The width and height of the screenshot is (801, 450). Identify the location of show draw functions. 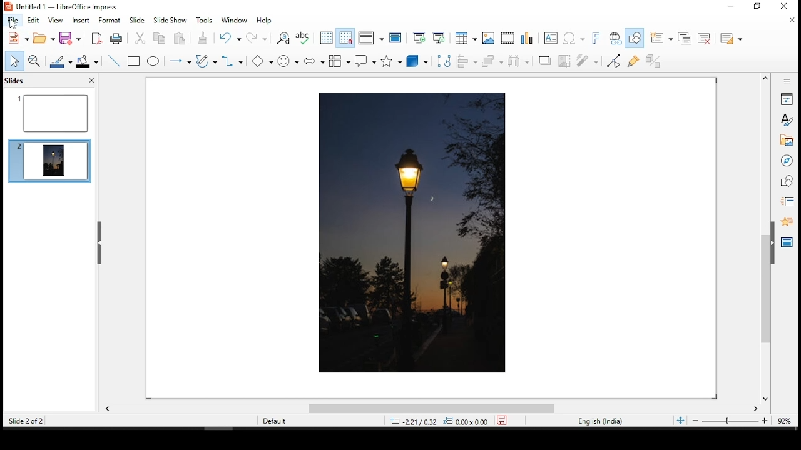
(633, 38).